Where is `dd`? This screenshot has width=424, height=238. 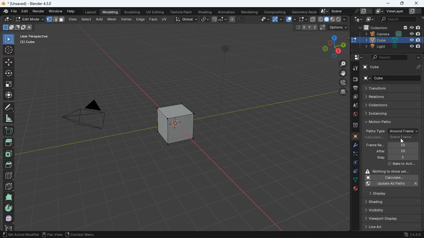 dd is located at coordinates (8, 130).